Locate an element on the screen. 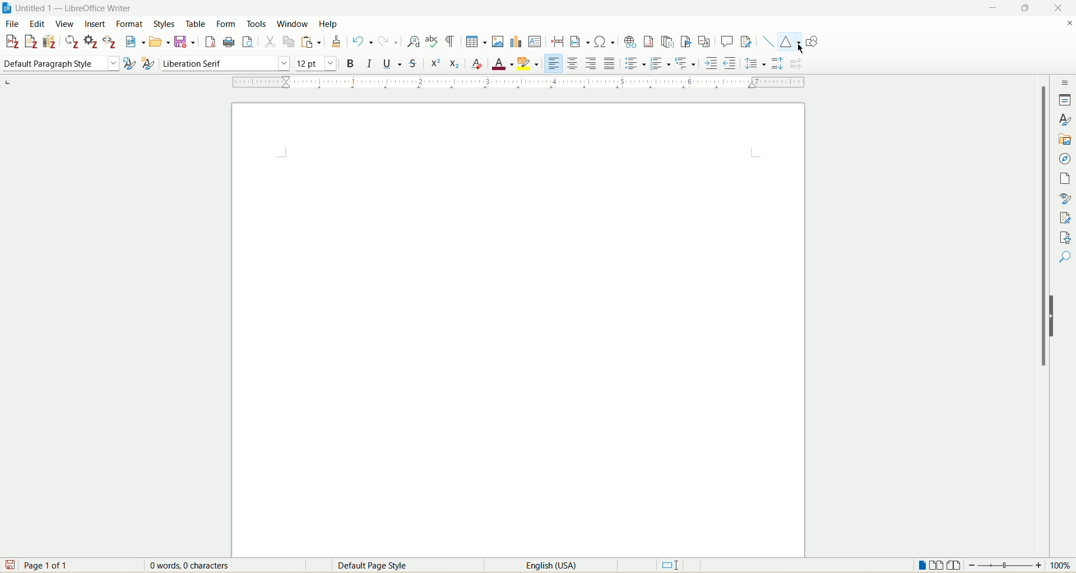  style inspector is located at coordinates (1065, 197).